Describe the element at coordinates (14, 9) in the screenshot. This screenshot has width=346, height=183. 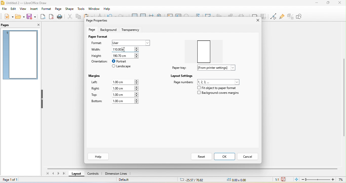
I see `edit` at that location.